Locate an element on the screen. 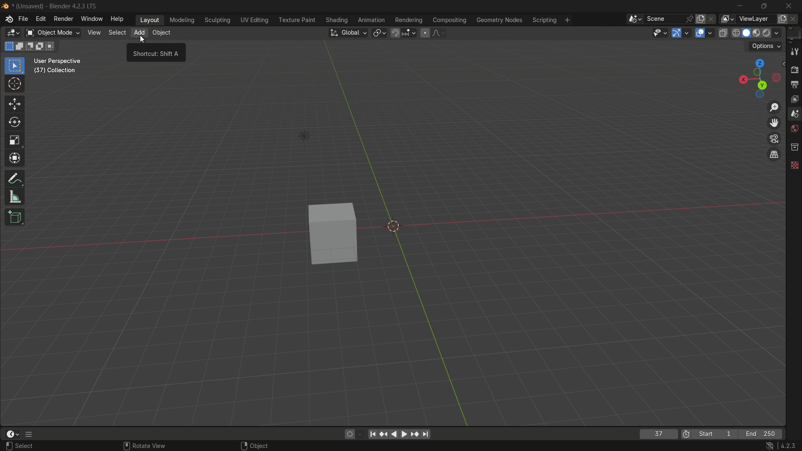 The width and height of the screenshot is (802, 451). rotate is located at coordinates (15, 123).